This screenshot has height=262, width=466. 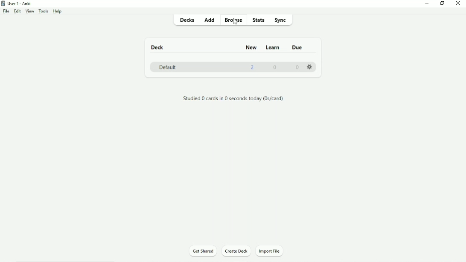 I want to click on 2, so click(x=254, y=69).